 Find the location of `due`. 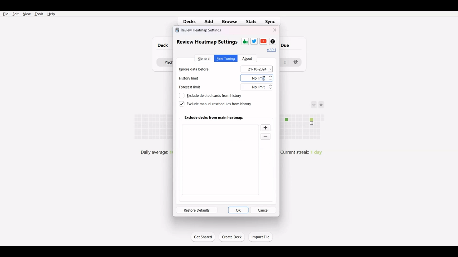

due is located at coordinates (289, 45).